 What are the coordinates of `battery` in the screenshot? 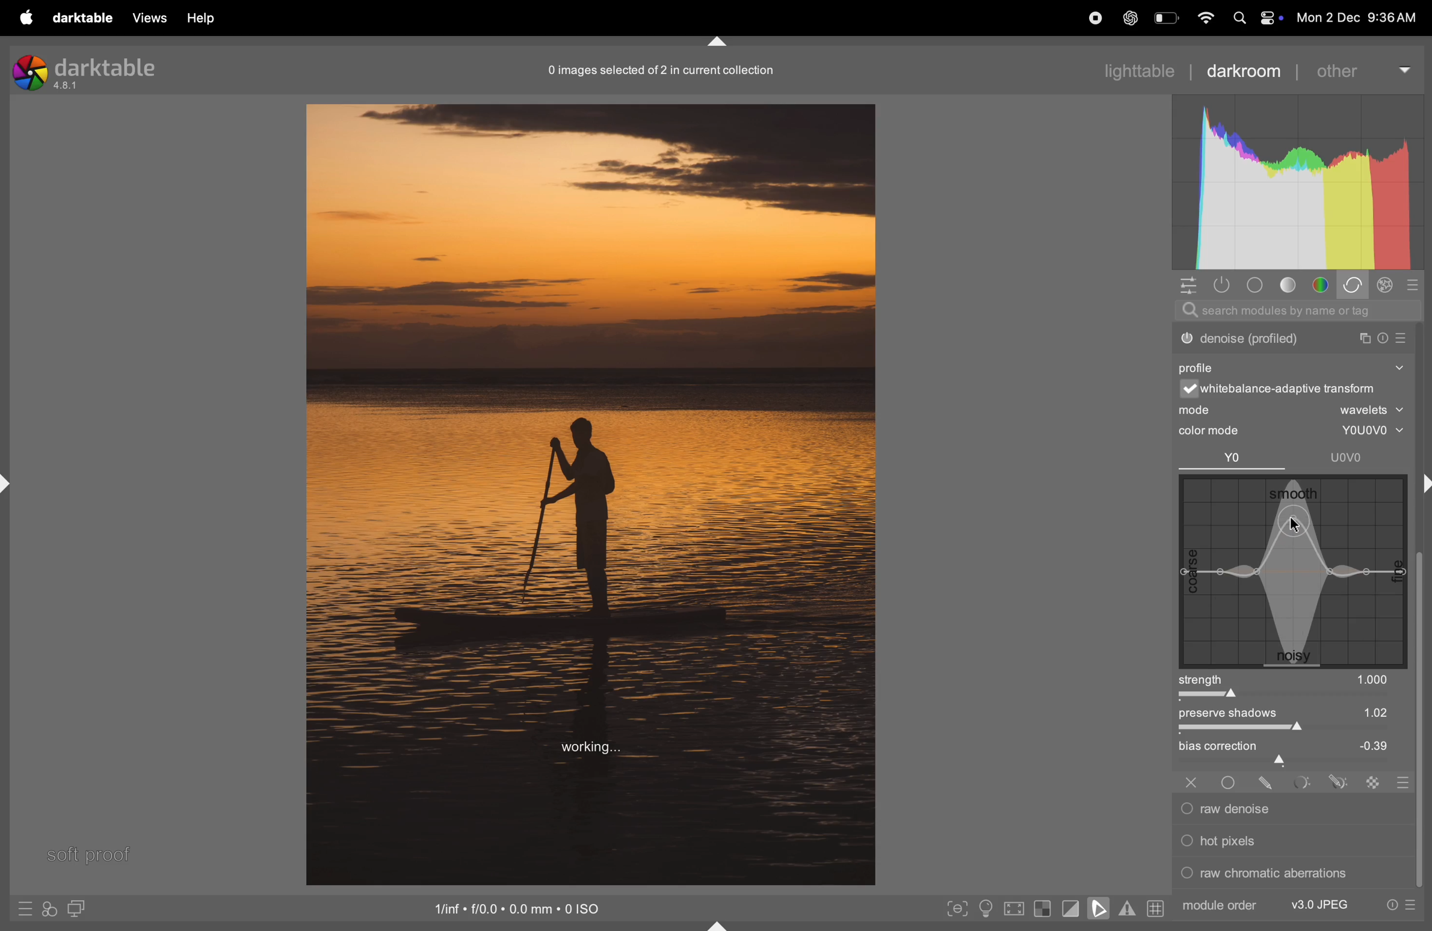 It's located at (1165, 20).